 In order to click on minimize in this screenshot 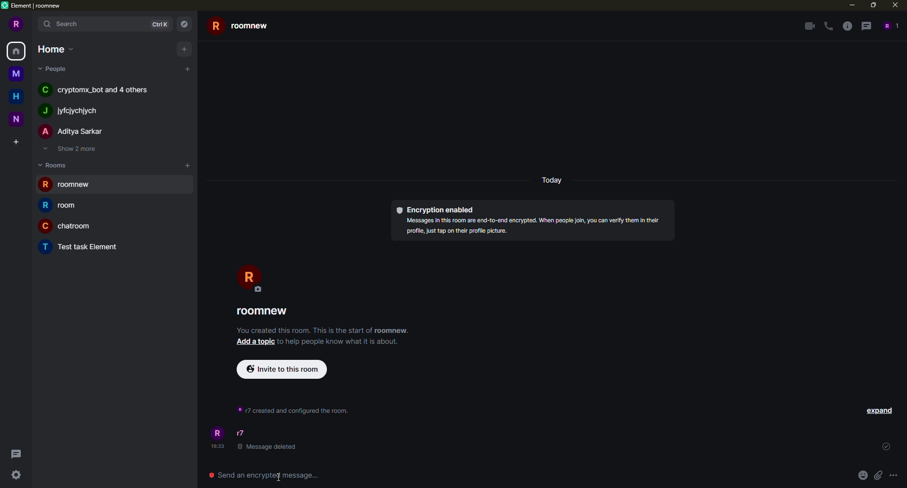, I will do `click(851, 5)`.